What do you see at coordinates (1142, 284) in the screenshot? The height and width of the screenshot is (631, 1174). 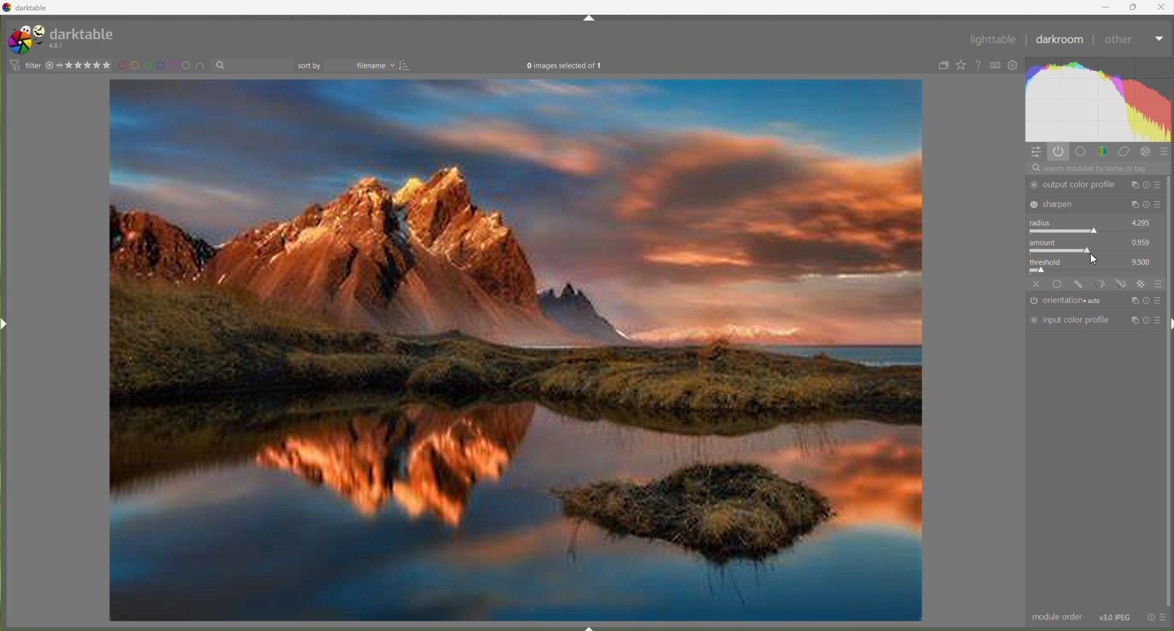 I see `Effects` at bounding box center [1142, 284].